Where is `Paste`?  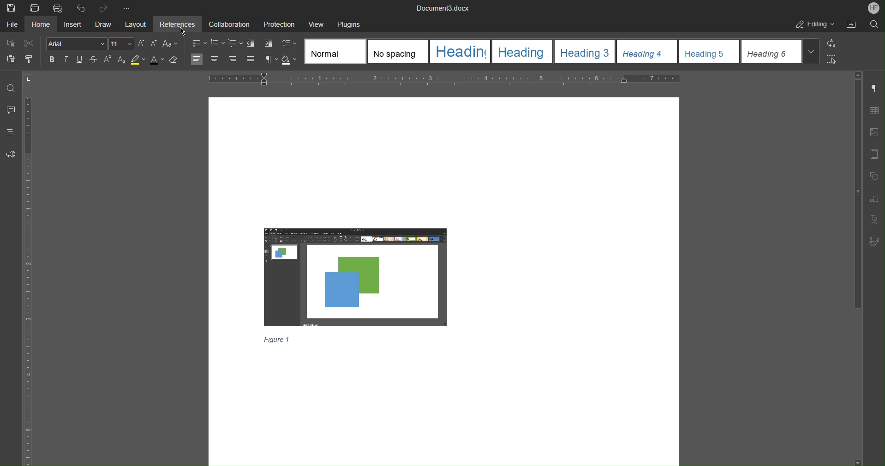
Paste is located at coordinates (9, 59).